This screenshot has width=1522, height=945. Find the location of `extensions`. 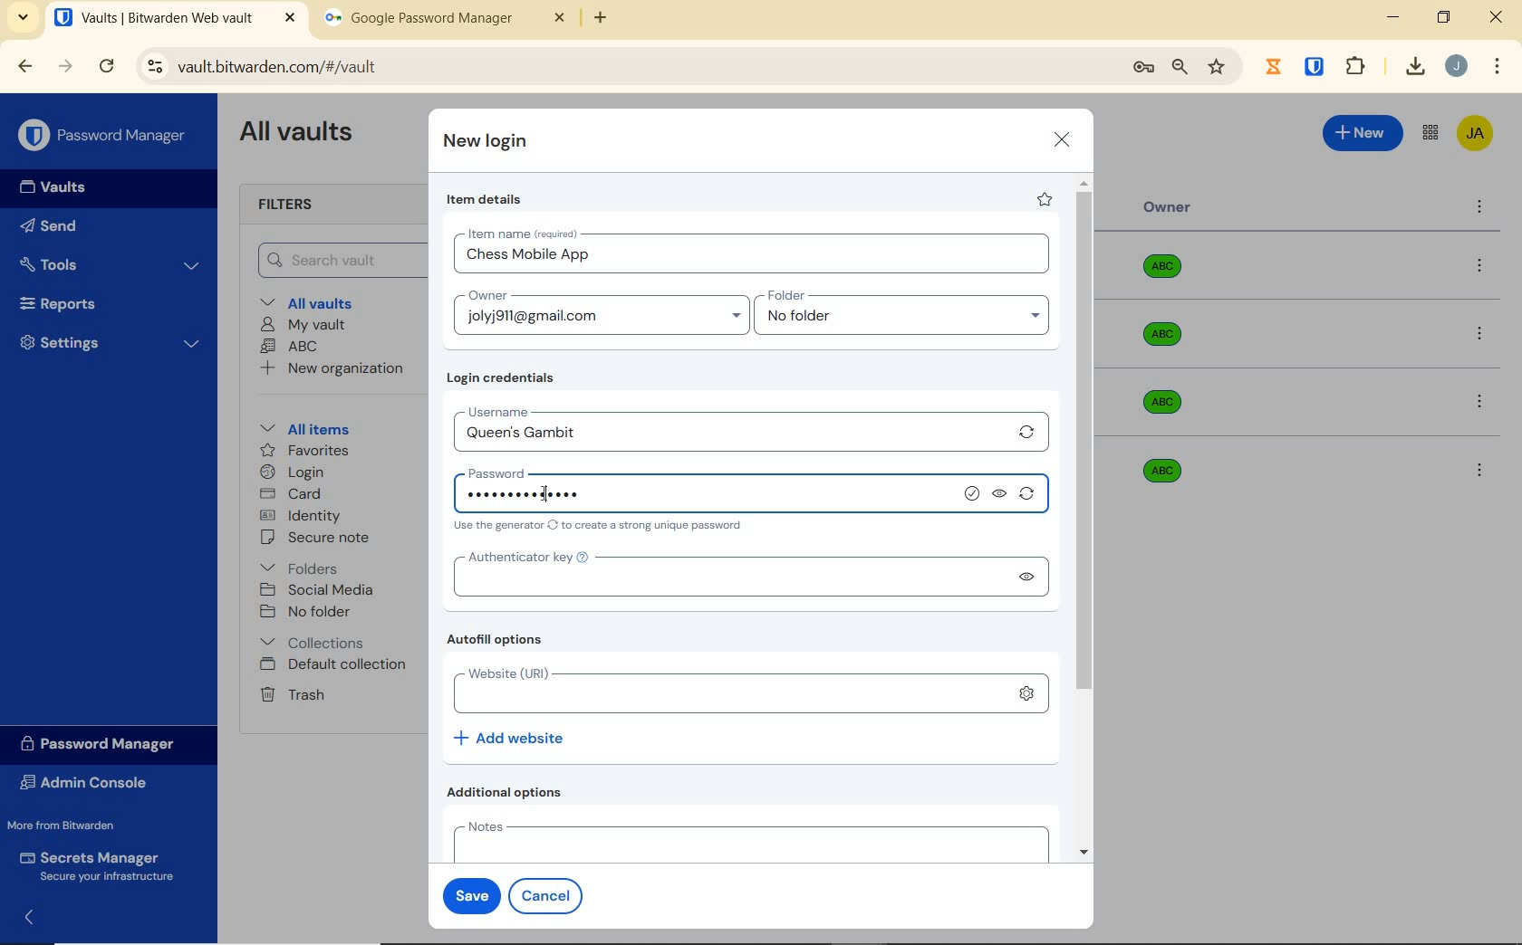

extensions is located at coordinates (1316, 65).